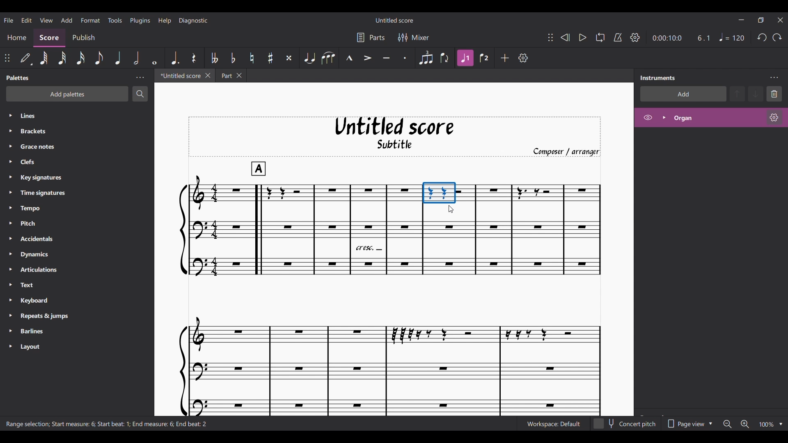 Image resolution: width=788 pixels, height=443 pixels. I want to click on Panel title, so click(658, 78).